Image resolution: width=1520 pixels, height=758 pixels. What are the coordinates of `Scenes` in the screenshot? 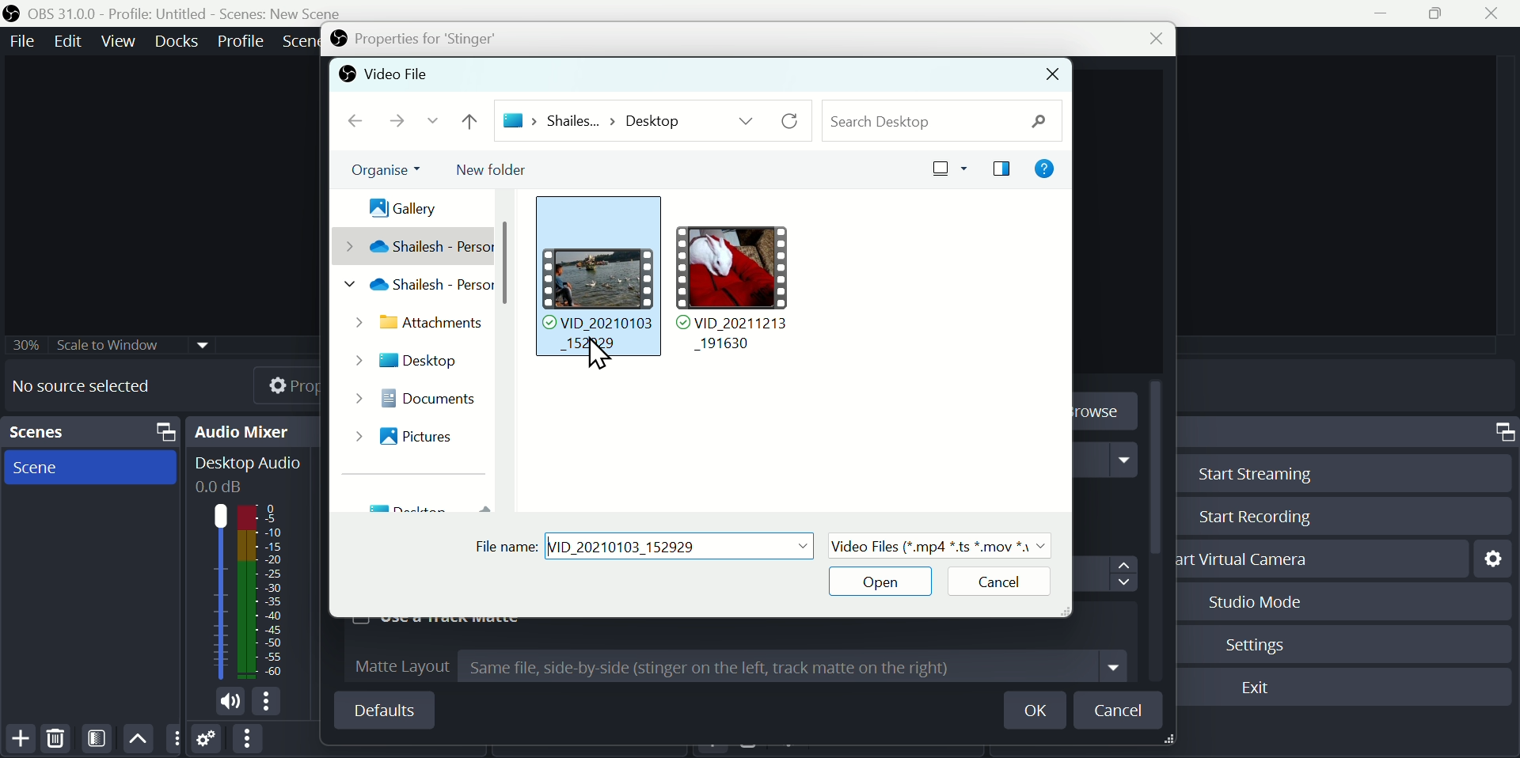 It's located at (94, 432).